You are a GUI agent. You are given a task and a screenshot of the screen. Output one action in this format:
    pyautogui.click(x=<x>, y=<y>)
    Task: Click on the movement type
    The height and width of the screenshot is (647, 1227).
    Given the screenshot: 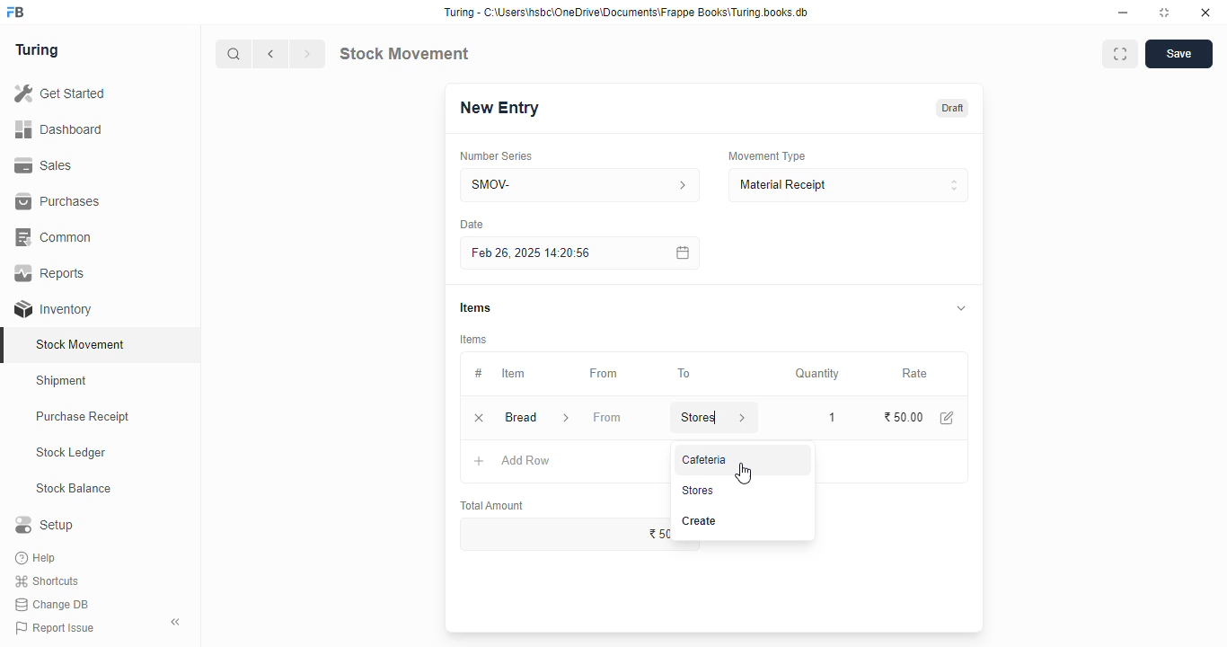 What is the action you would take?
    pyautogui.click(x=766, y=155)
    